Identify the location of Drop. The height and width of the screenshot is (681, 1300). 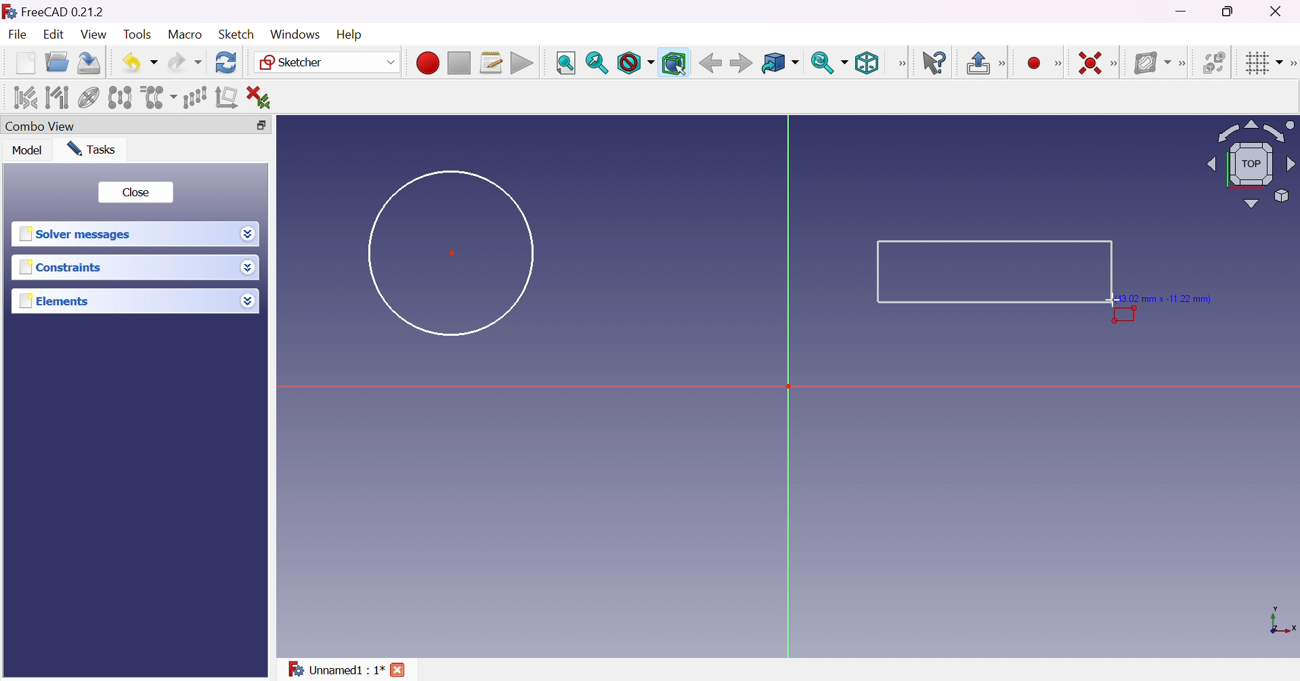
(250, 269).